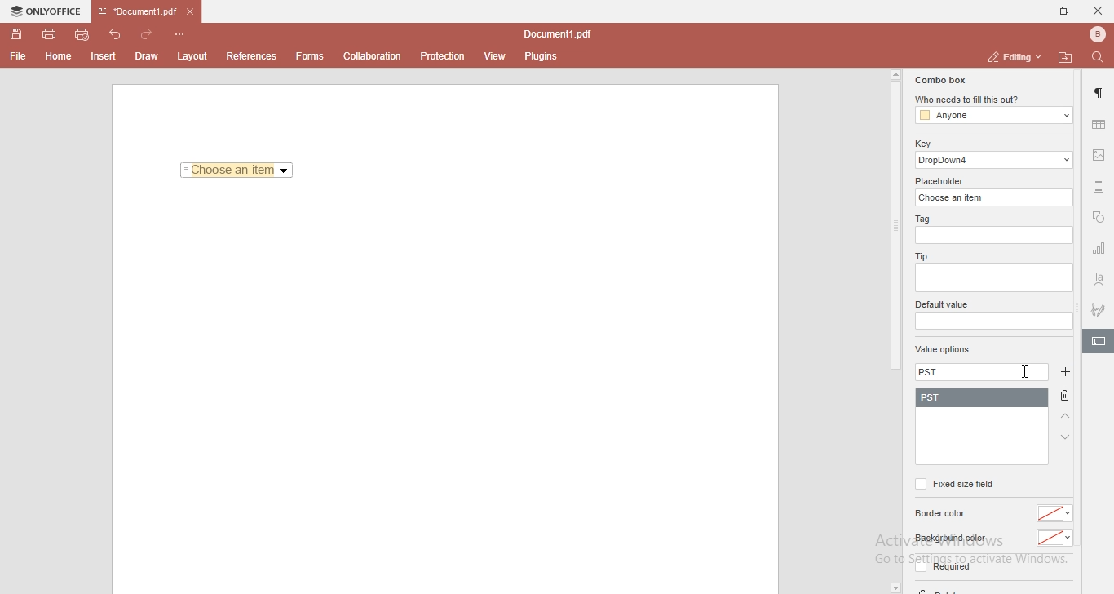  Describe the element at coordinates (195, 56) in the screenshot. I see `layout` at that location.